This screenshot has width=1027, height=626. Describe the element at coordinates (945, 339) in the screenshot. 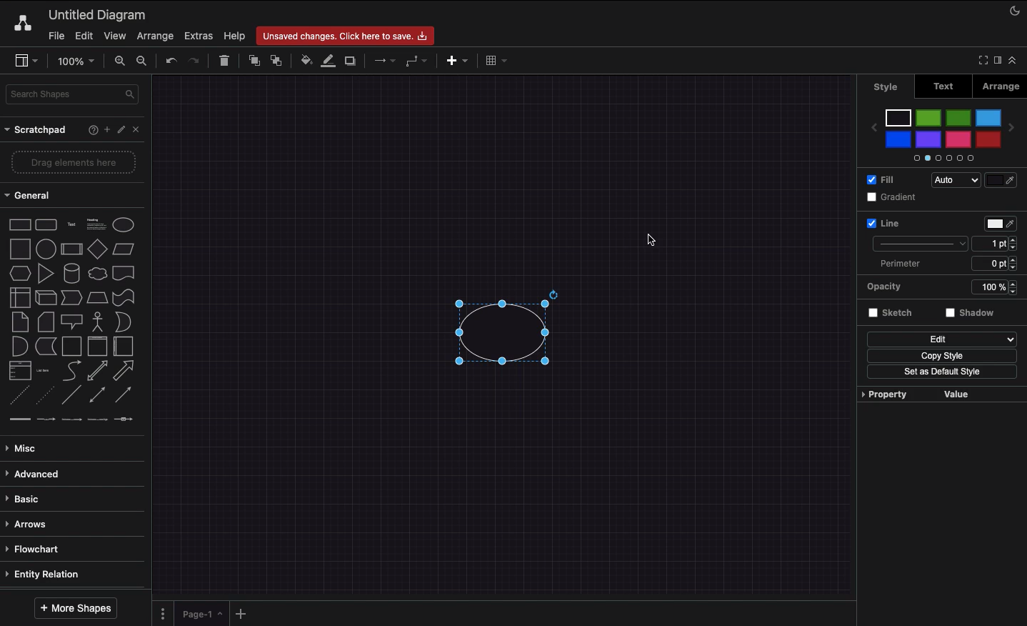

I see `Edit` at that location.